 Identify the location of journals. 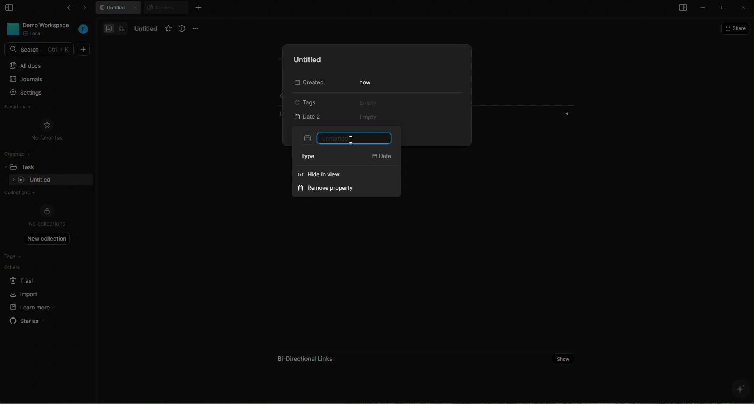
(42, 80).